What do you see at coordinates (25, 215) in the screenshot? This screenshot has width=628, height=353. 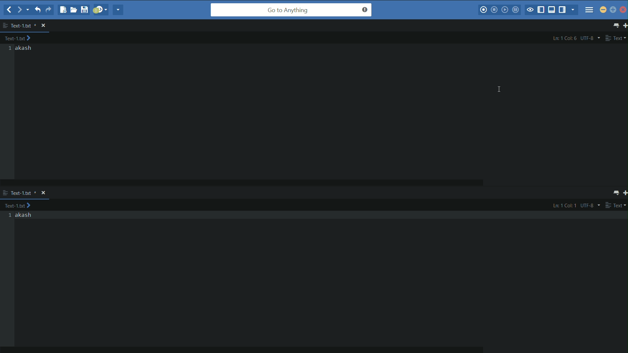 I see `Akash` at bounding box center [25, 215].